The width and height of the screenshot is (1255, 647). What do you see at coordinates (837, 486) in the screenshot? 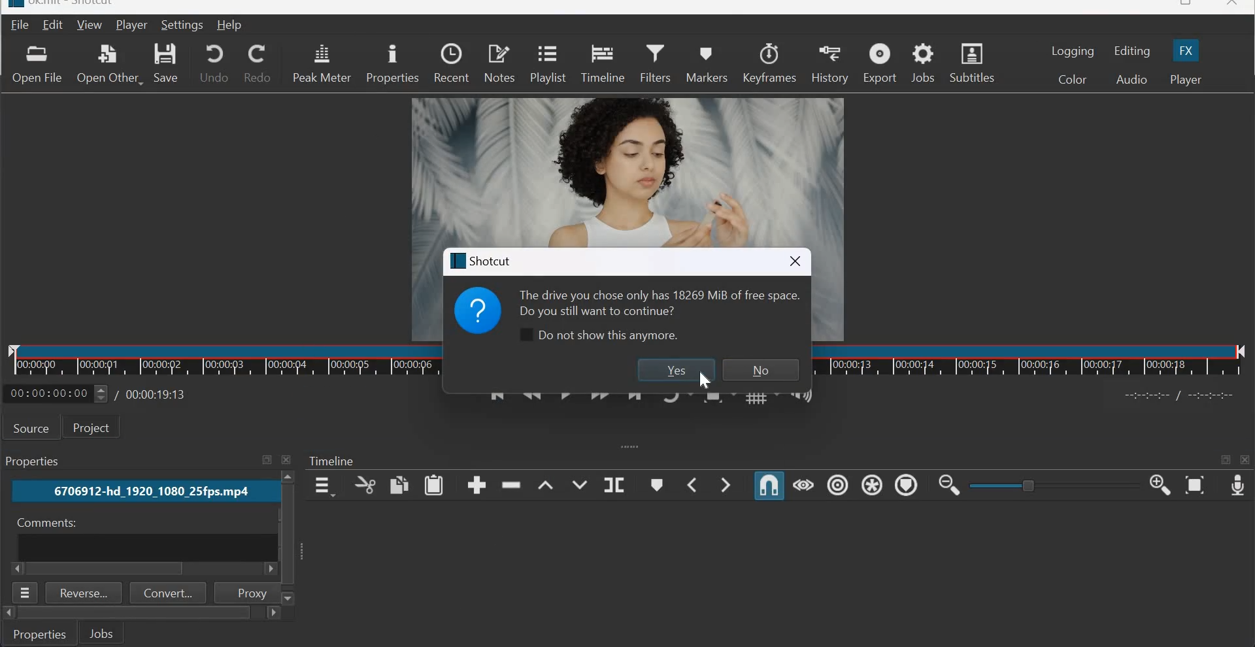
I see `Ripple` at bounding box center [837, 486].